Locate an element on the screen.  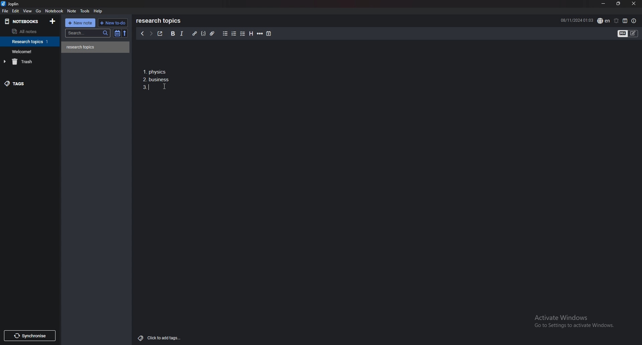
file is located at coordinates (5, 11).